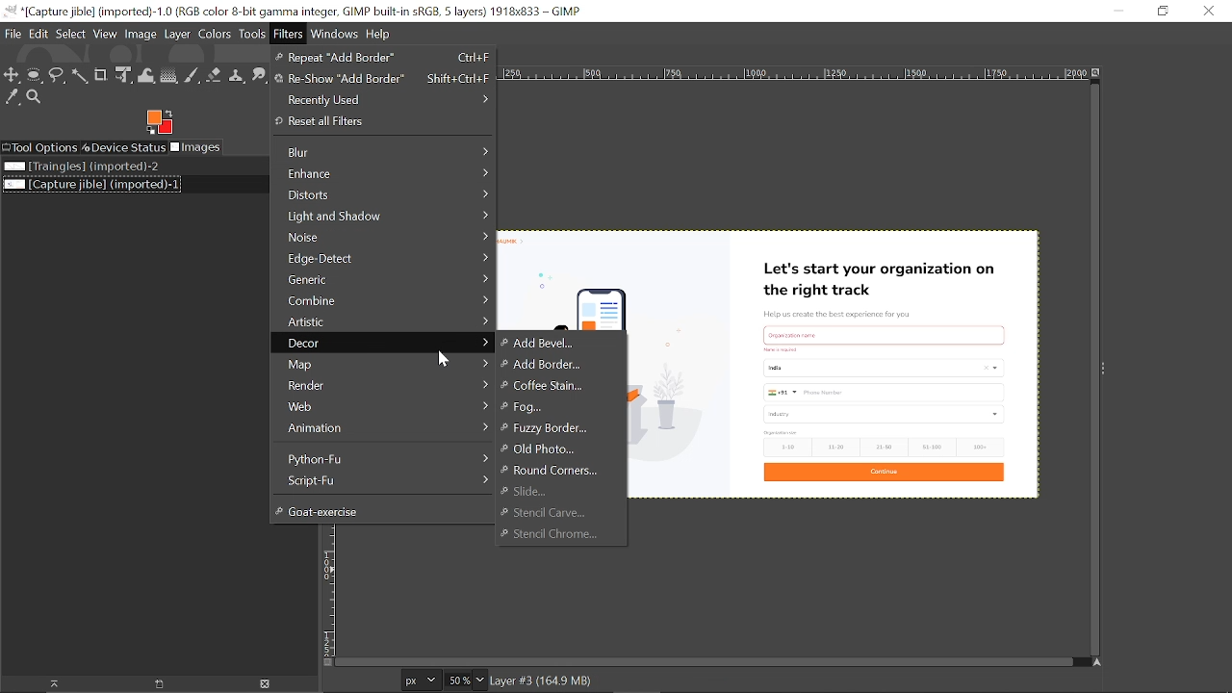 The height and width of the screenshot is (693, 1232). What do you see at coordinates (844, 311) in the screenshot?
I see `Help us  create the best experience for you.` at bounding box center [844, 311].